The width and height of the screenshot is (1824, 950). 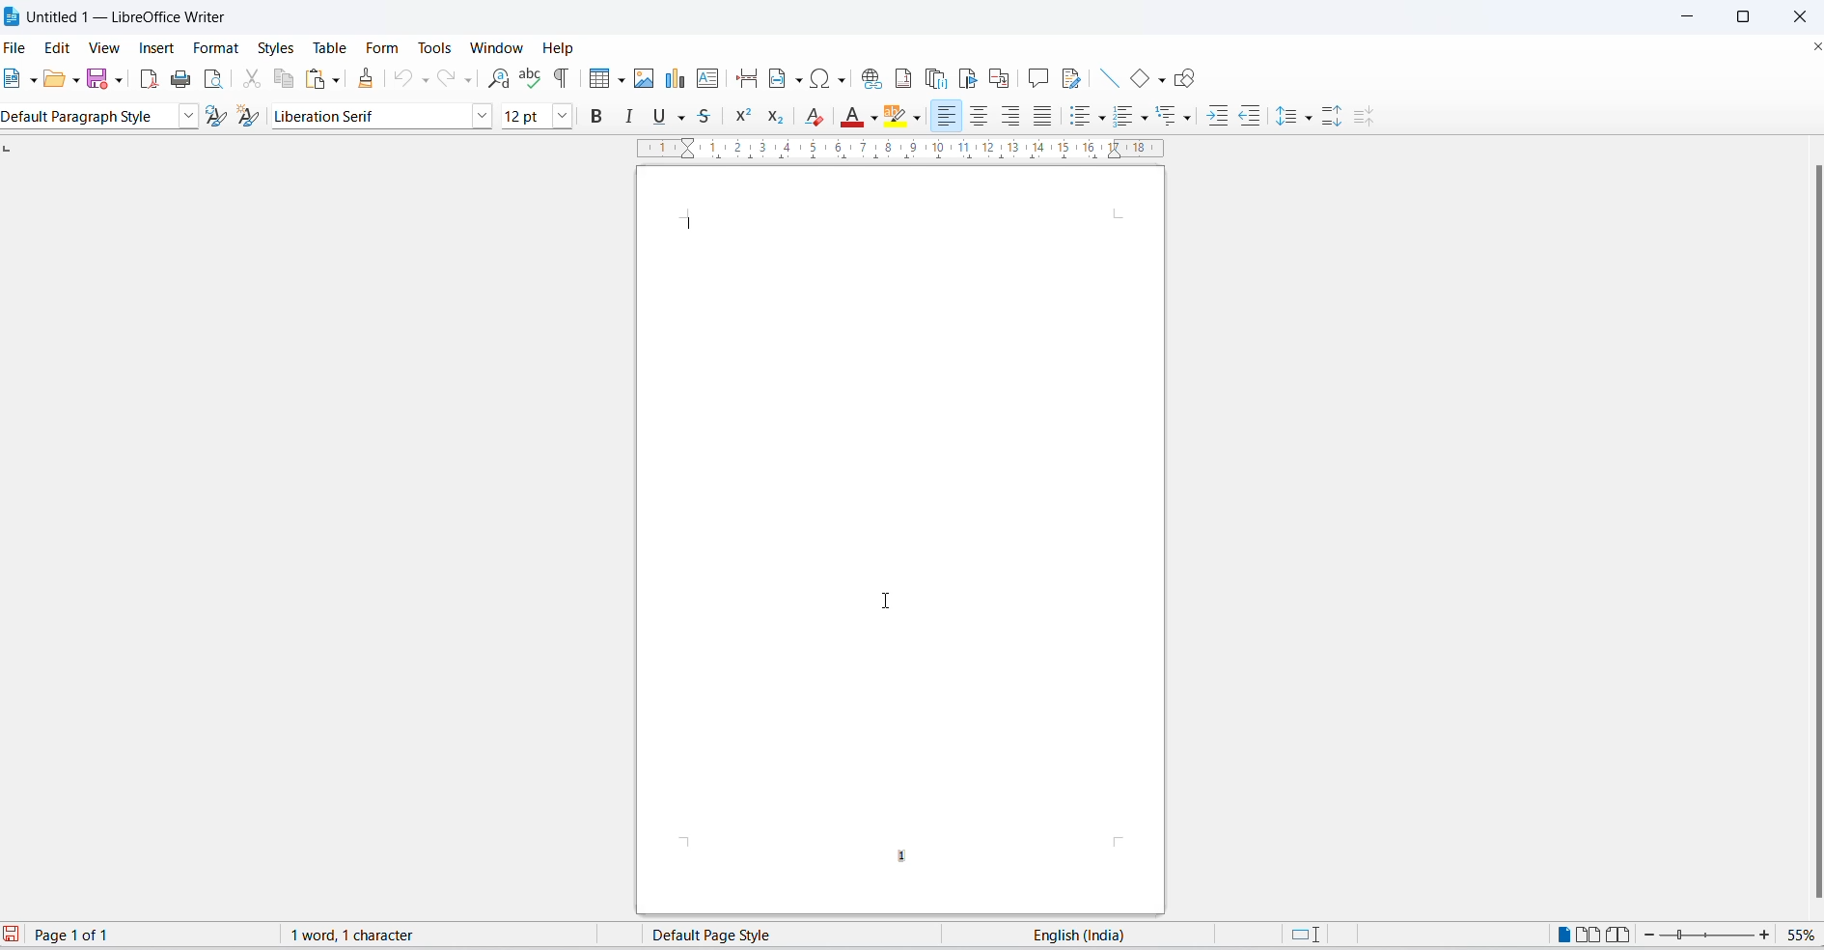 I want to click on spellings, so click(x=531, y=79).